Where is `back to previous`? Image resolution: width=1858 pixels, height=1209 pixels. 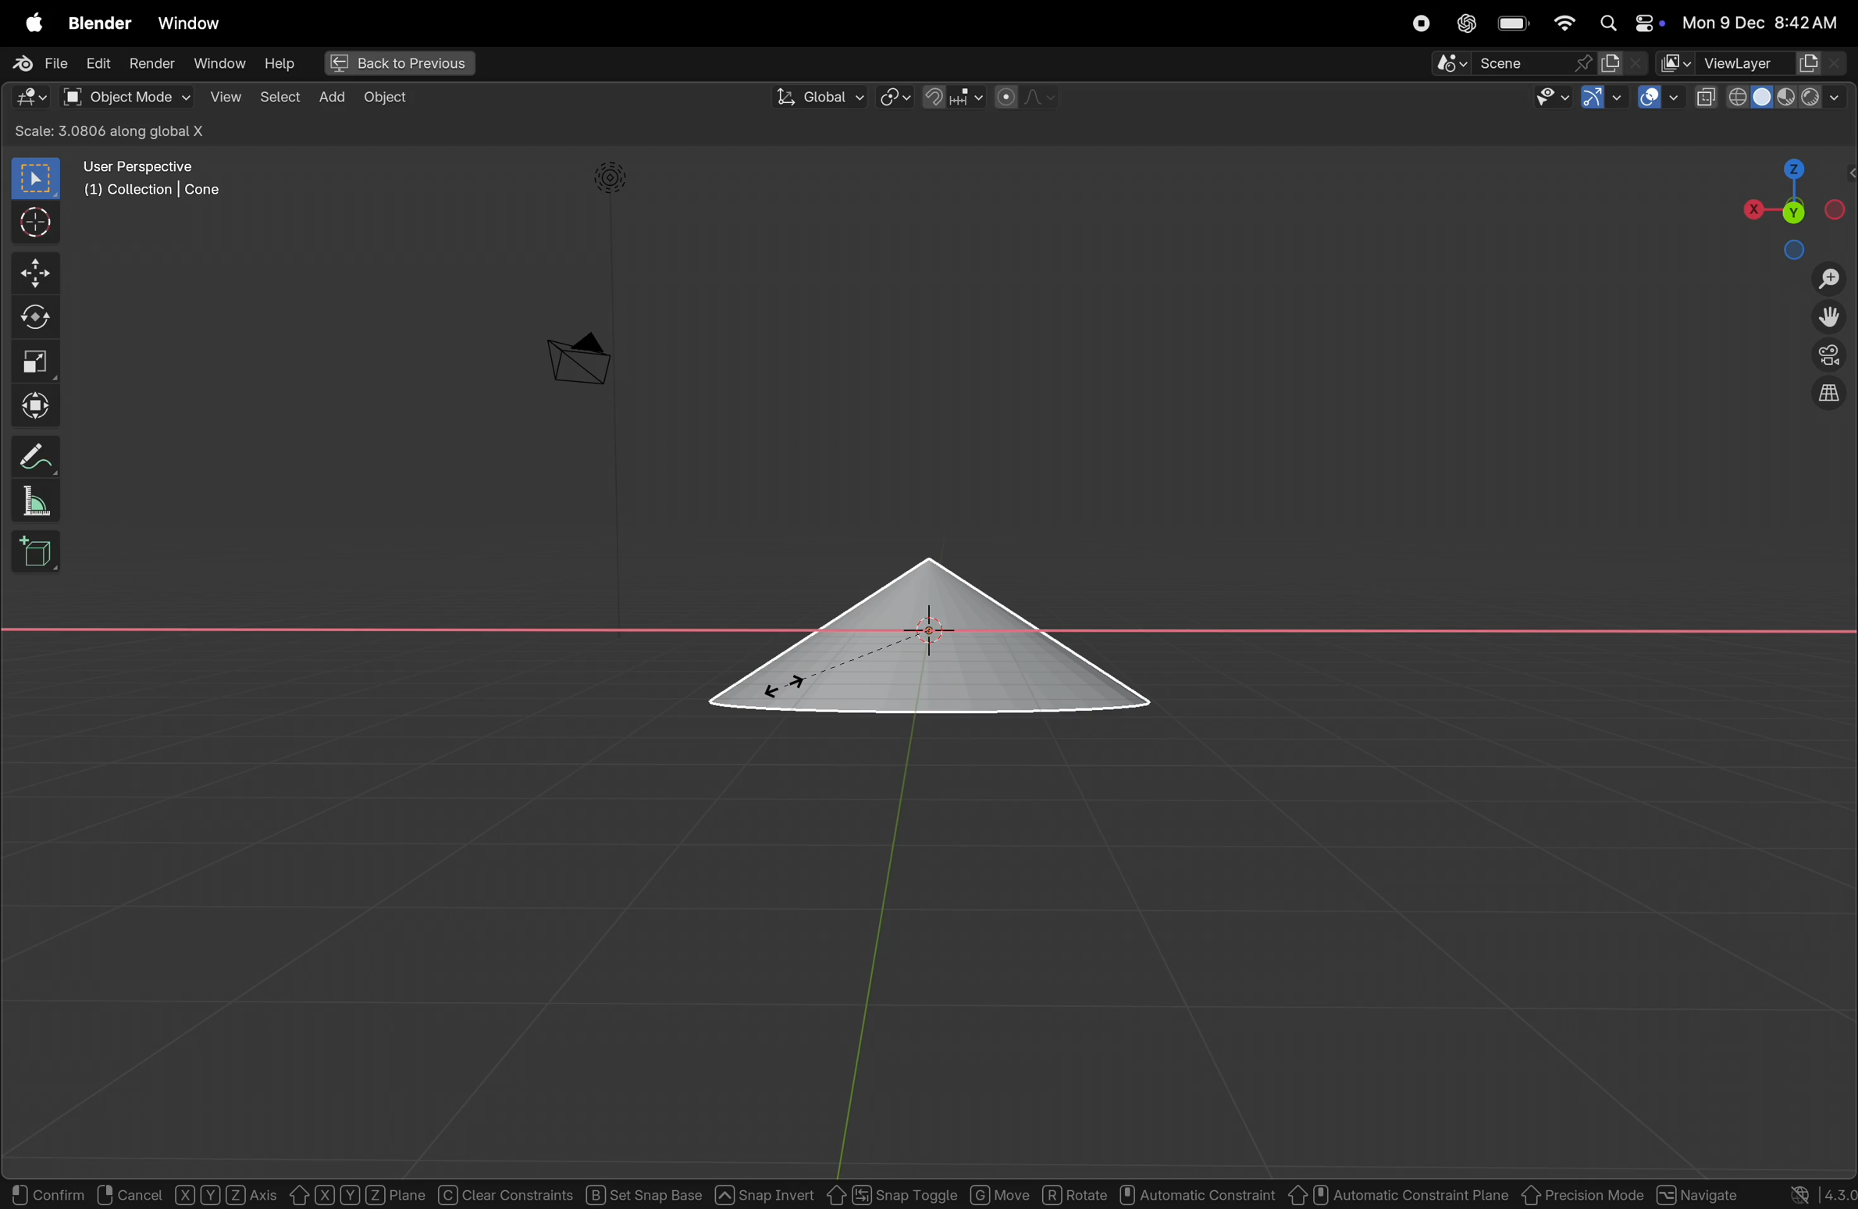 back to previous is located at coordinates (401, 63).